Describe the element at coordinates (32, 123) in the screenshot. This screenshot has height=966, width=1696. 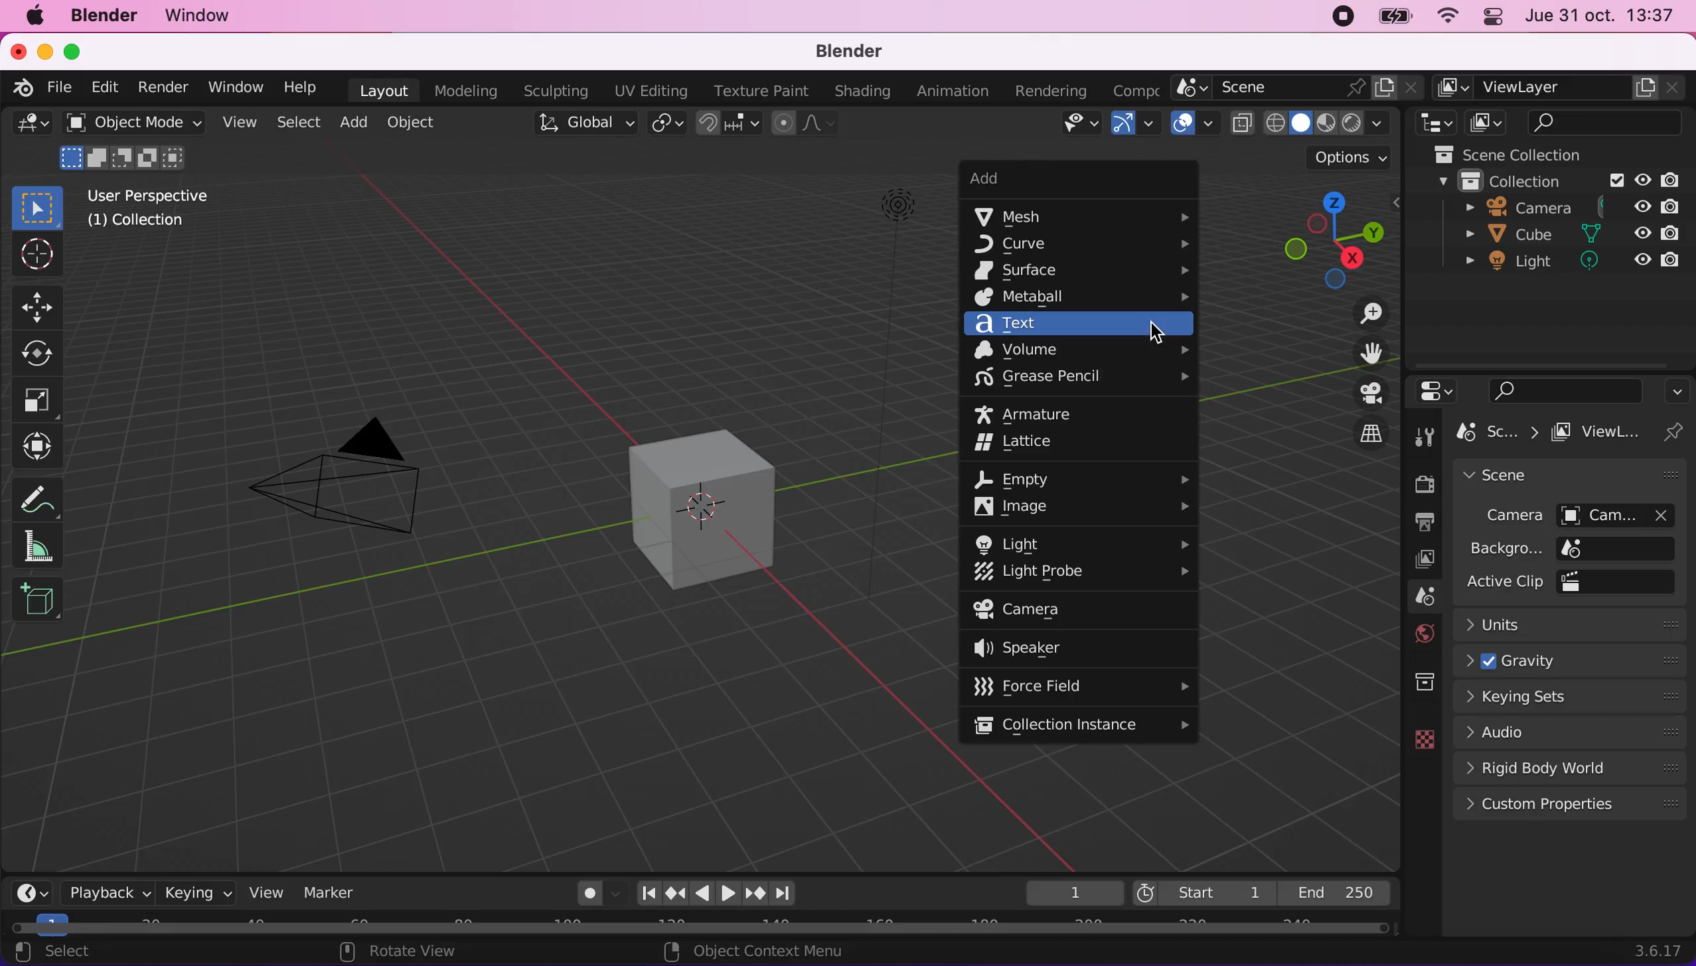
I see `editor type` at that location.